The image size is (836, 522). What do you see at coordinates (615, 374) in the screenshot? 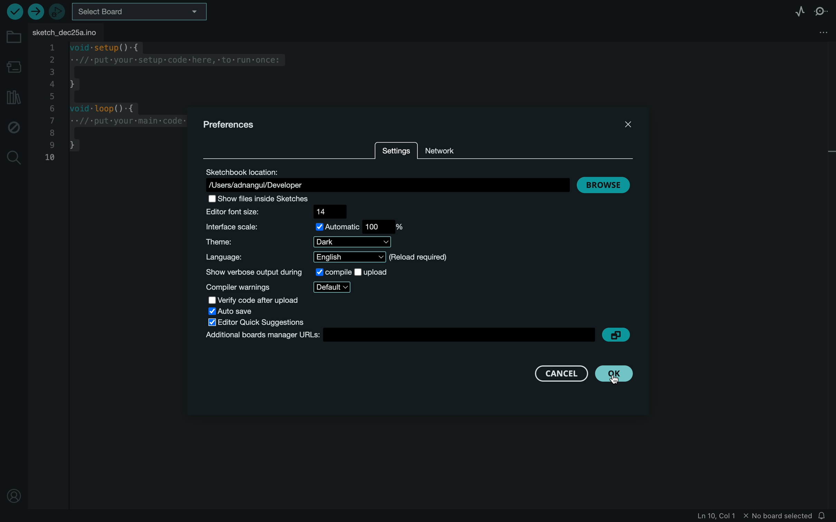
I see `clicked` at bounding box center [615, 374].